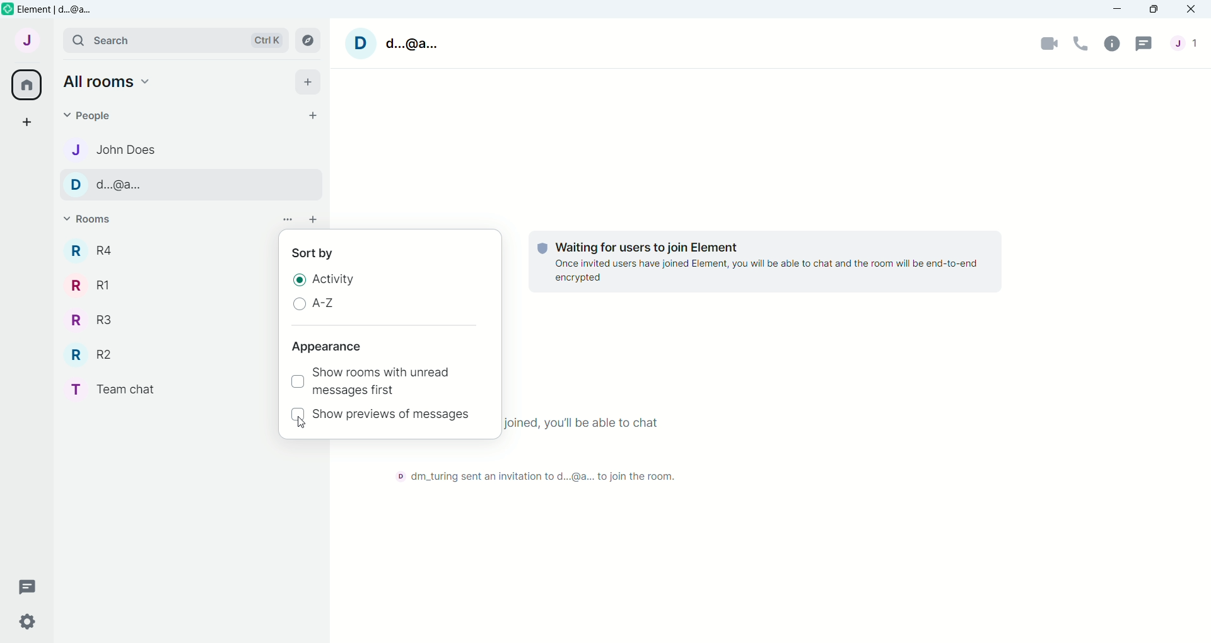  I want to click on Start chat, so click(313, 115).